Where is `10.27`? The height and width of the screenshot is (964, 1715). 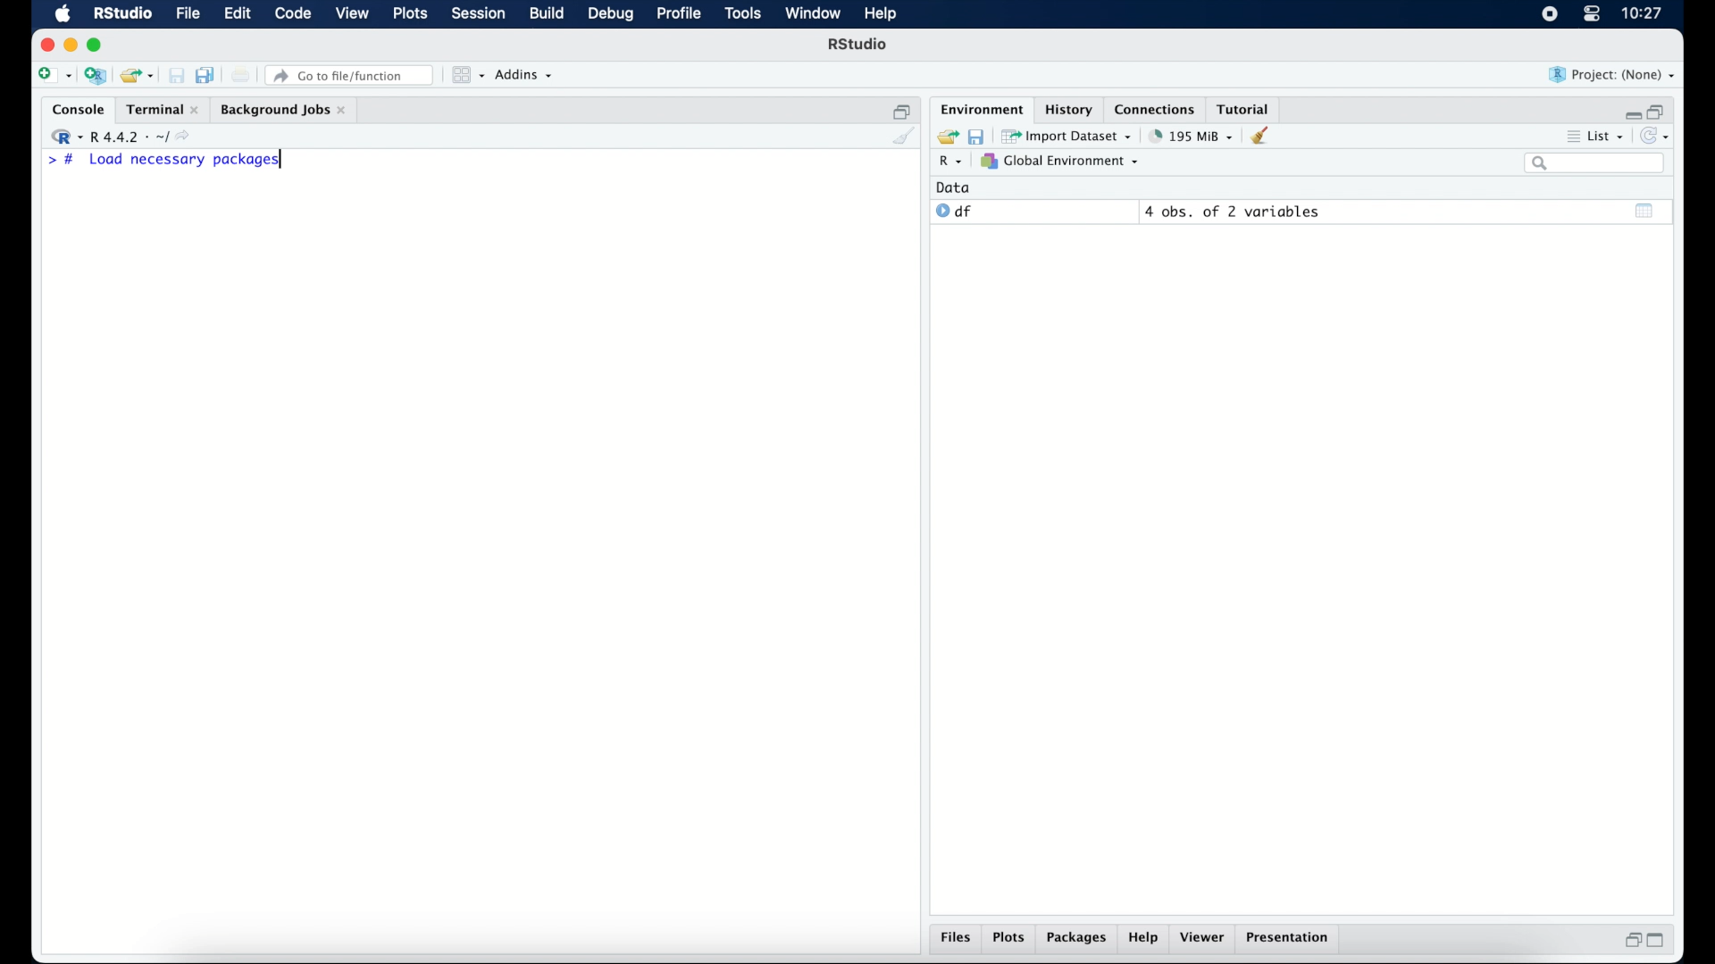
10.27 is located at coordinates (1642, 13).